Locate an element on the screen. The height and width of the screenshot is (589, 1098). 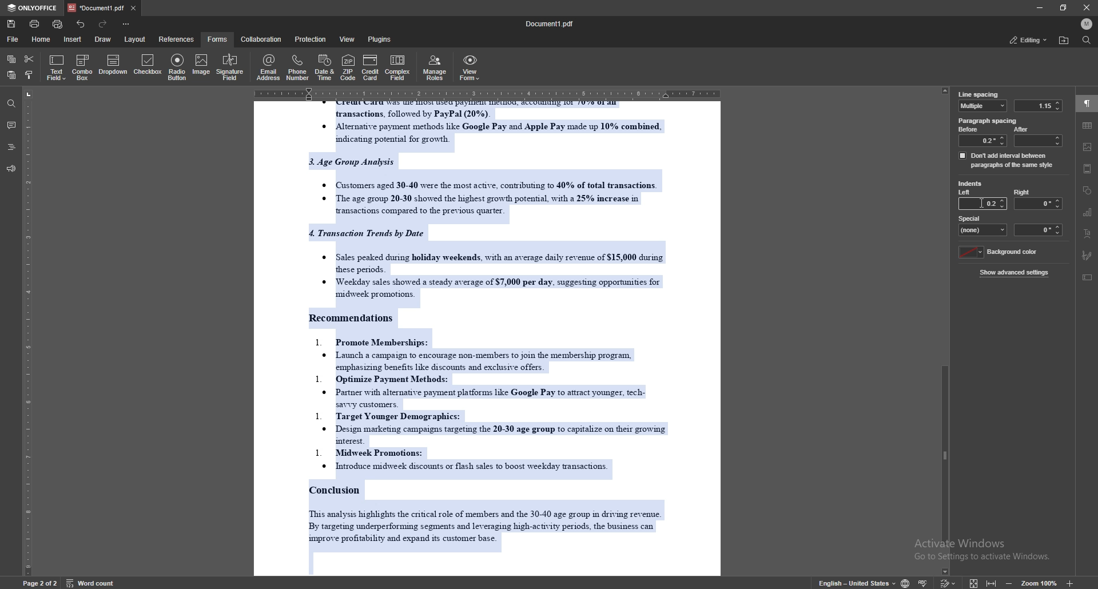
collaboration is located at coordinates (262, 39).